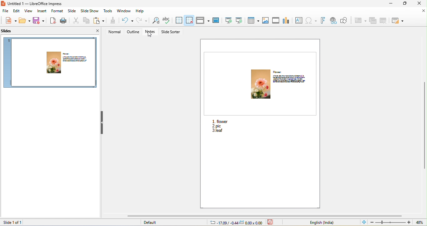  What do you see at coordinates (153, 222) in the screenshot?
I see `default` at bounding box center [153, 222].